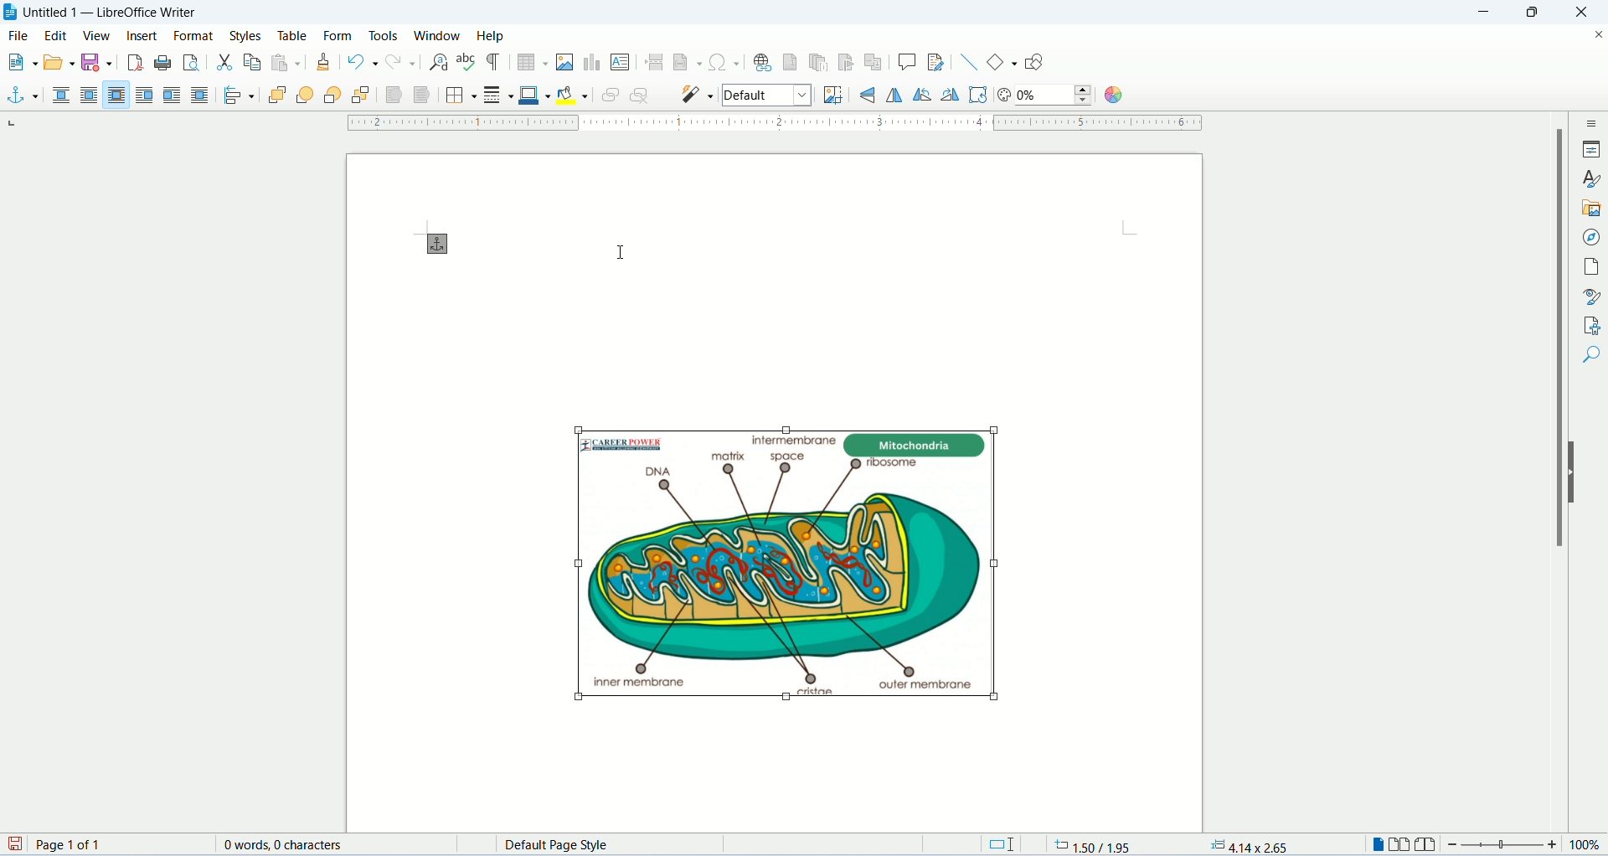 The width and height of the screenshot is (1608, 856). I want to click on print preview, so click(192, 63).